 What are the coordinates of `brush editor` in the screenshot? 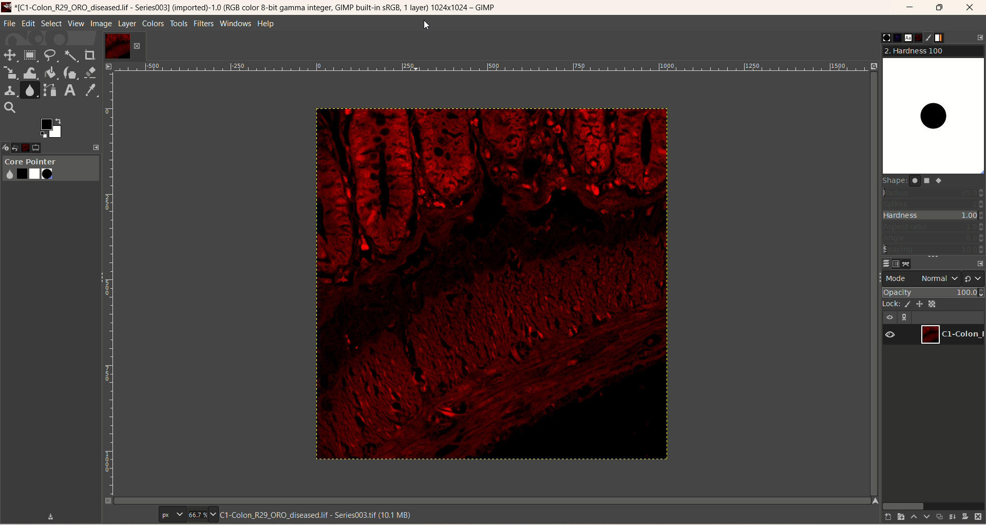 It's located at (931, 38).